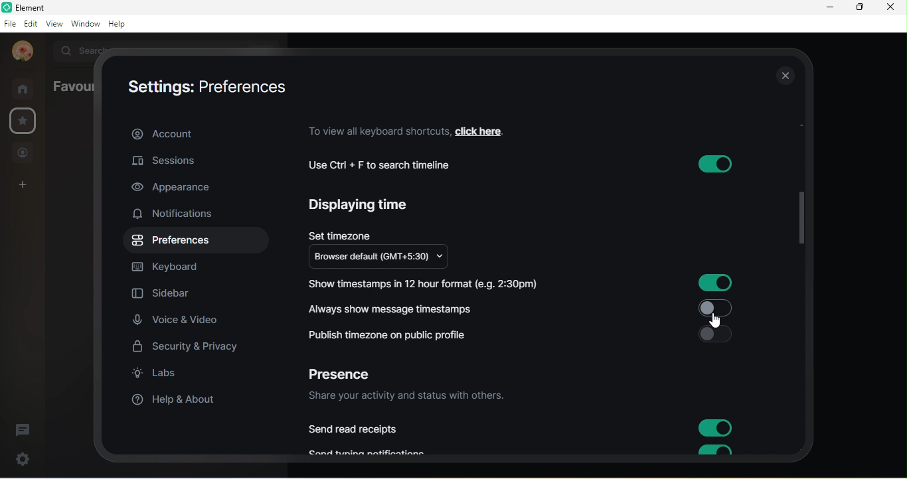  Describe the element at coordinates (341, 233) in the screenshot. I see `set timezone` at that location.